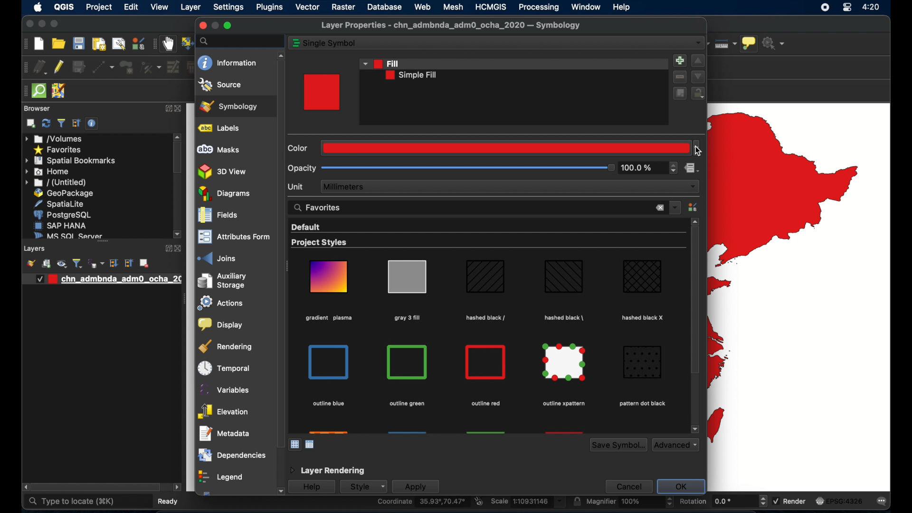 This screenshot has height=513, width=912. What do you see at coordinates (330, 362) in the screenshot?
I see `Gradient preview ` at bounding box center [330, 362].